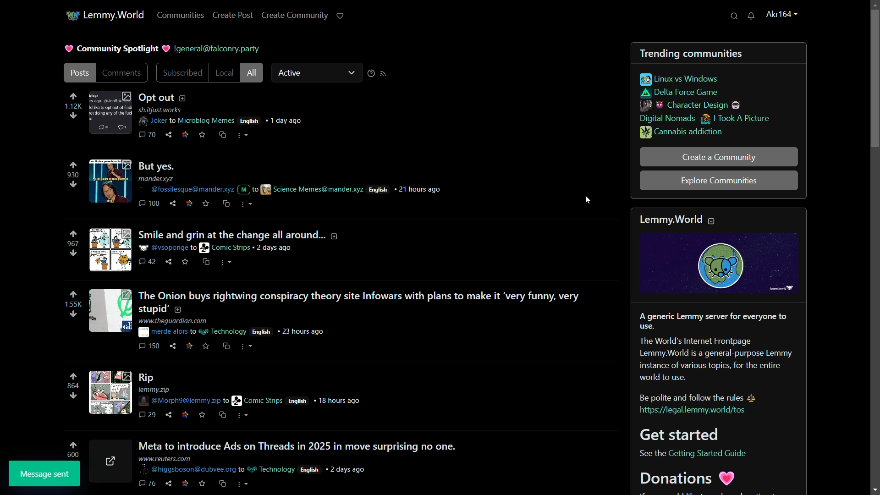 The height and width of the screenshot is (495, 880). Describe the element at coordinates (203, 261) in the screenshot. I see `save` at that location.